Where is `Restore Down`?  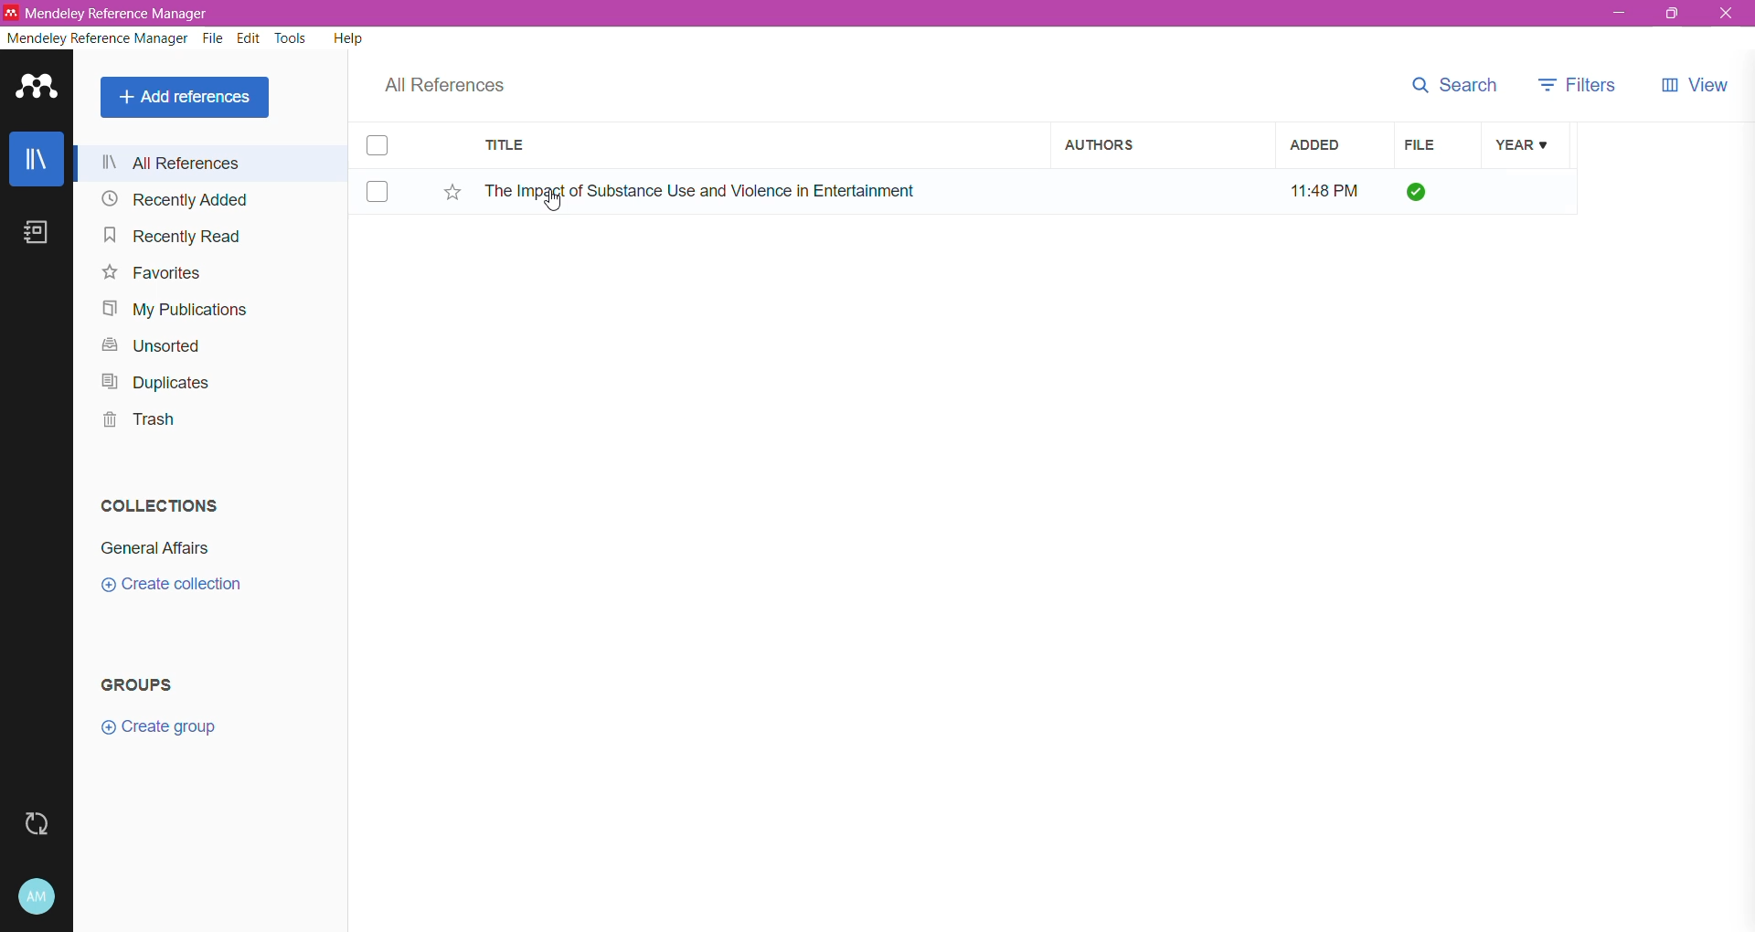
Restore Down is located at coordinates (1673, 13).